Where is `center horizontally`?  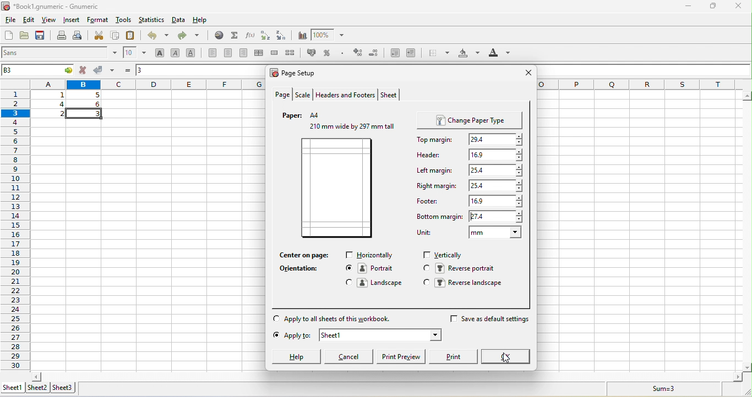 center horizontally is located at coordinates (260, 53).